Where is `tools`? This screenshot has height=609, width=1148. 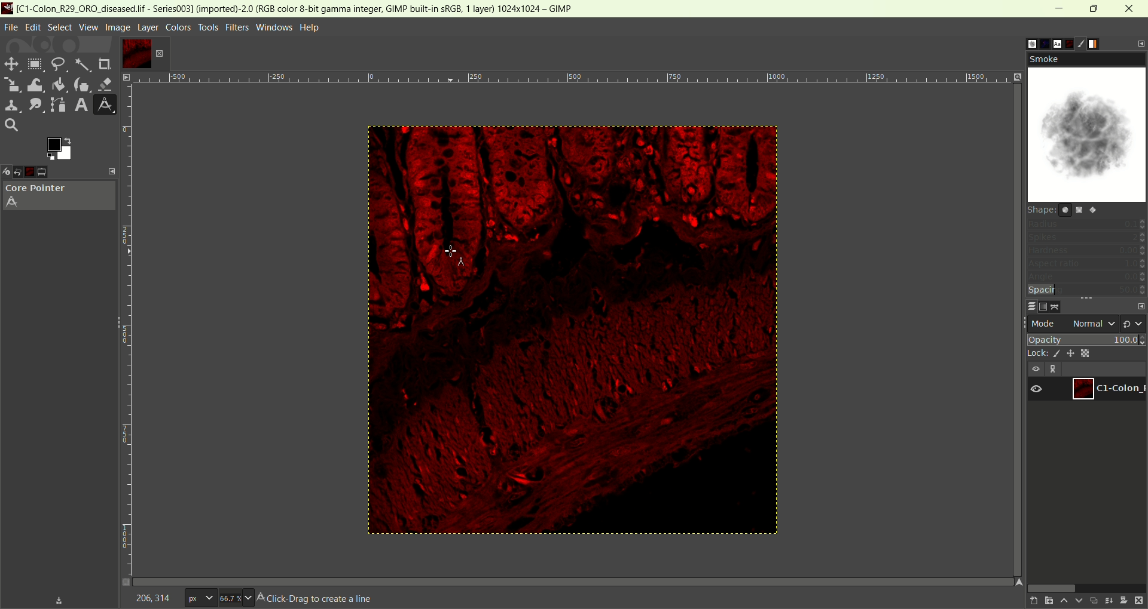 tools is located at coordinates (210, 27).